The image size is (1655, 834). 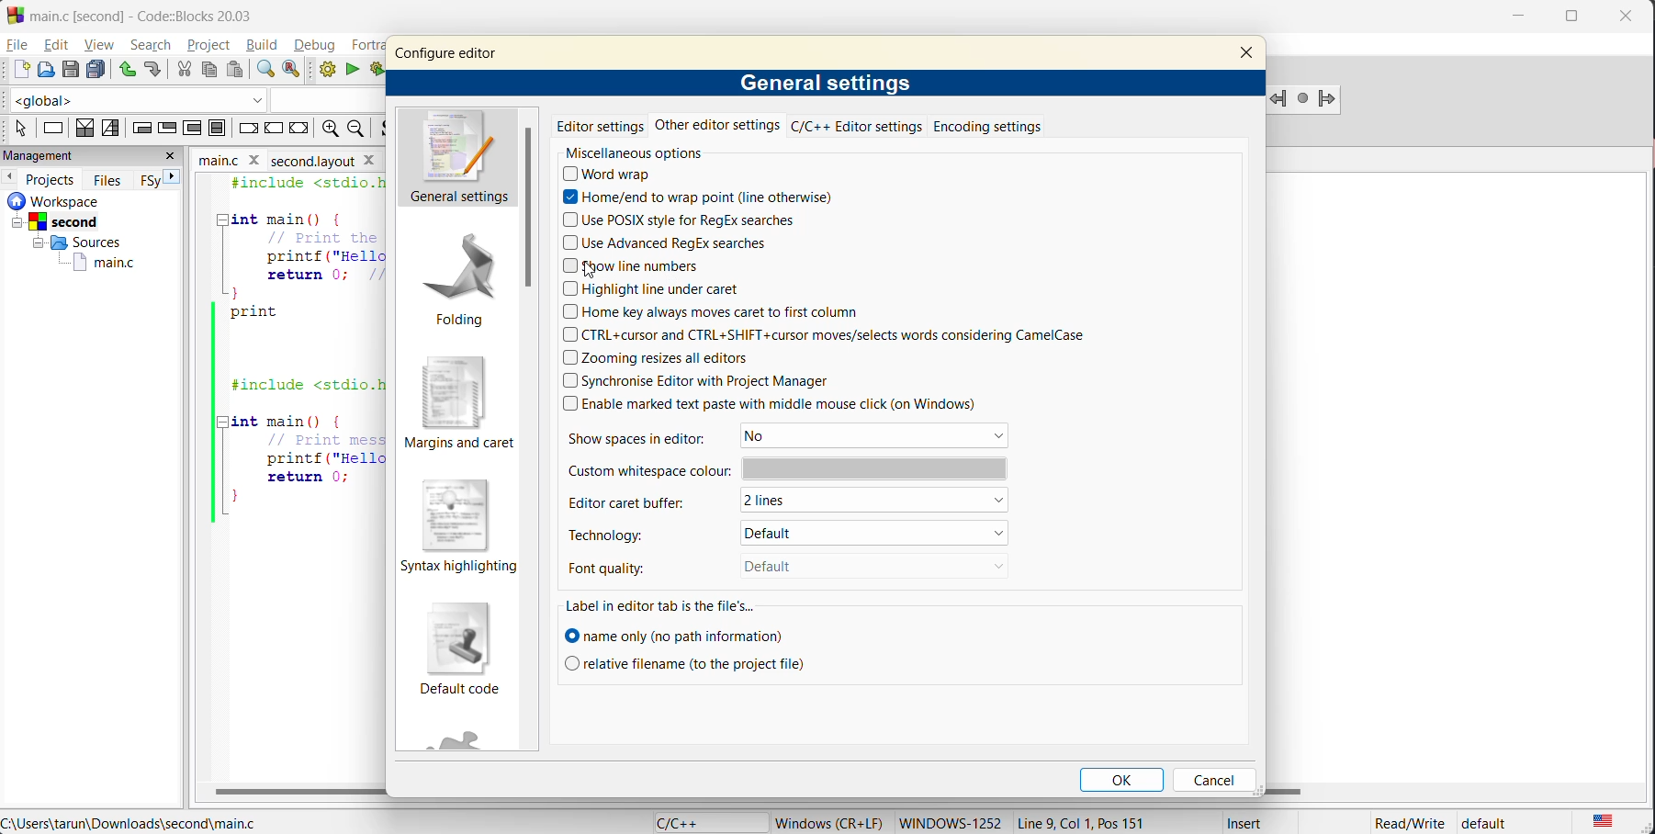 I want to click on home key always moves caret to first column, so click(x=724, y=311).